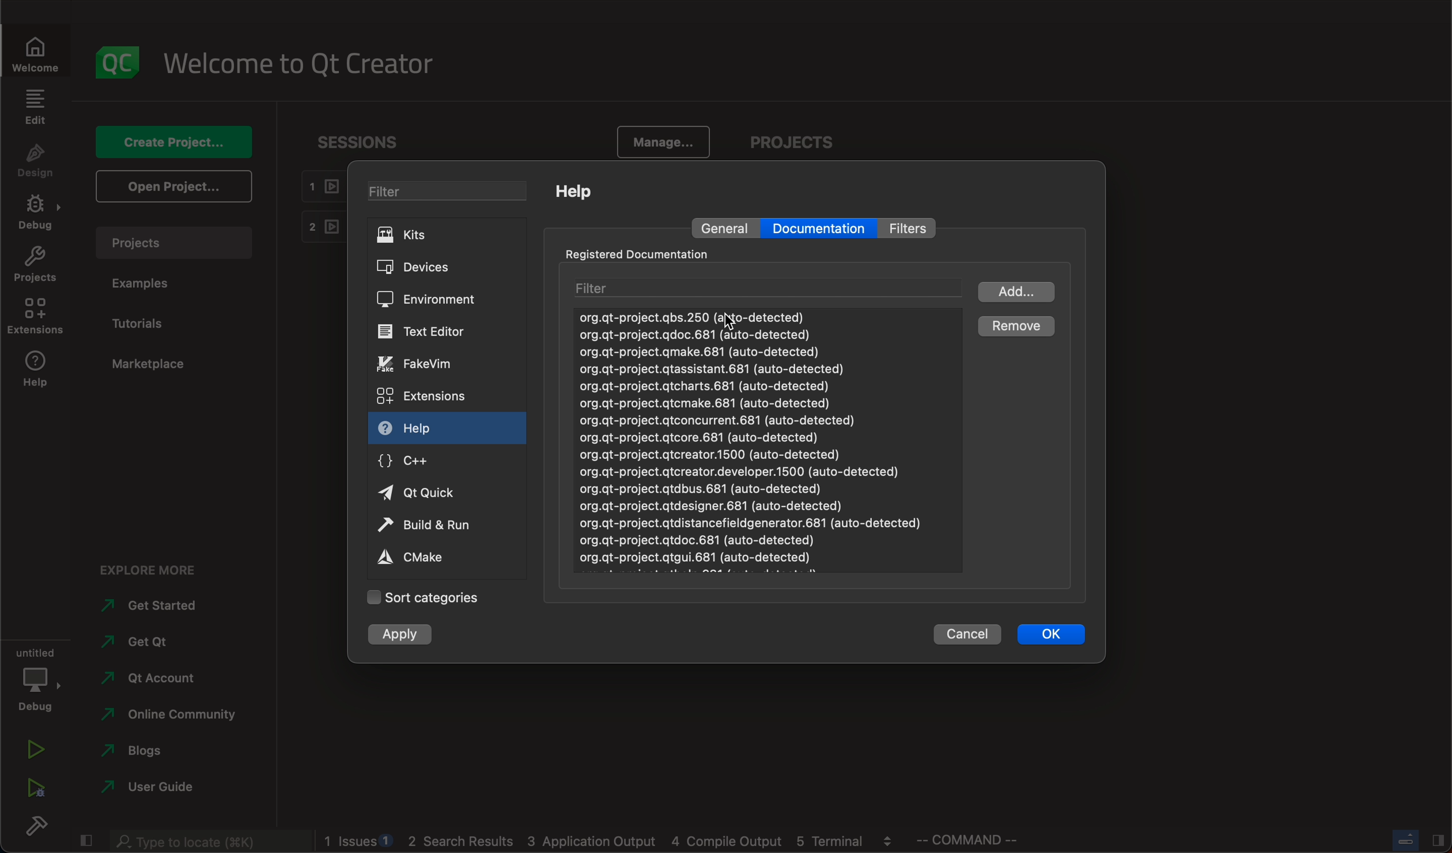  Describe the element at coordinates (210, 842) in the screenshot. I see `search bar` at that location.